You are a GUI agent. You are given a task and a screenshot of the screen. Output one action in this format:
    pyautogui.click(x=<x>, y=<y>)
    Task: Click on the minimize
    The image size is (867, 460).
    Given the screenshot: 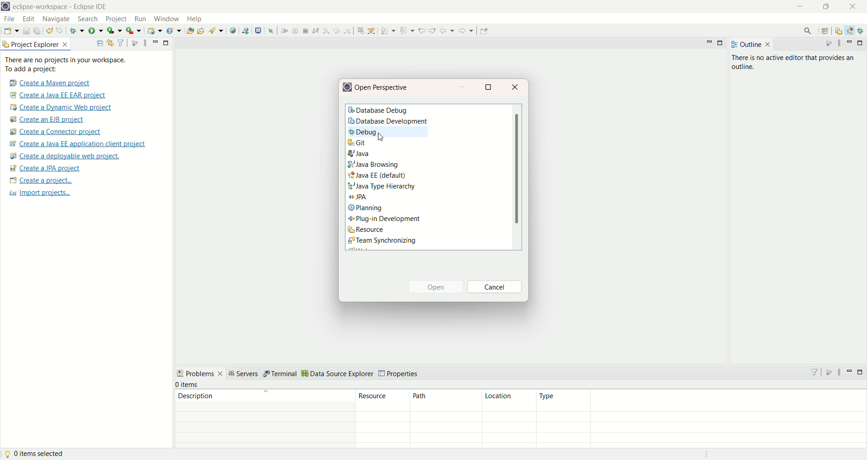 What is the action you would take?
    pyautogui.click(x=154, y=41)
    